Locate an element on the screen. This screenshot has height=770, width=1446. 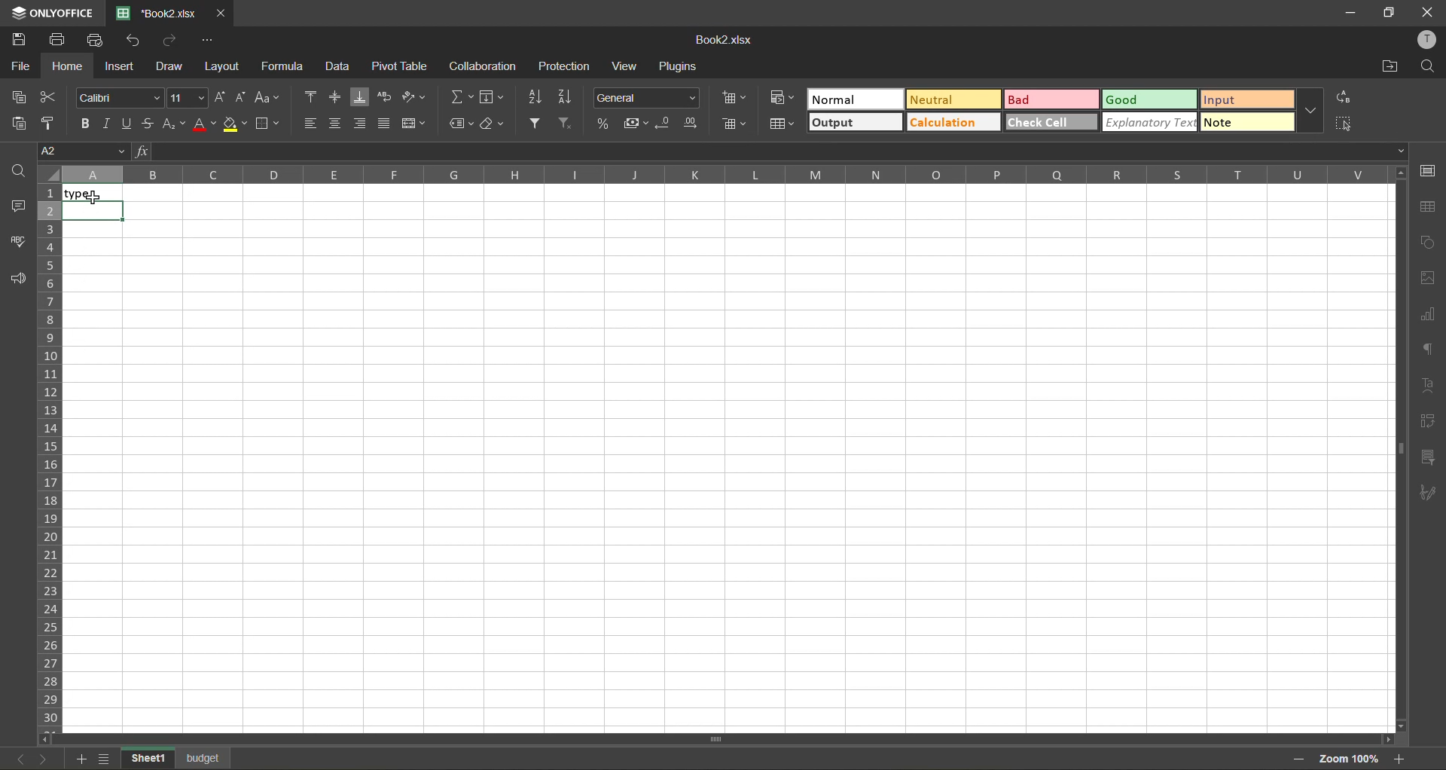
italic is located at coordinates (110, 122).